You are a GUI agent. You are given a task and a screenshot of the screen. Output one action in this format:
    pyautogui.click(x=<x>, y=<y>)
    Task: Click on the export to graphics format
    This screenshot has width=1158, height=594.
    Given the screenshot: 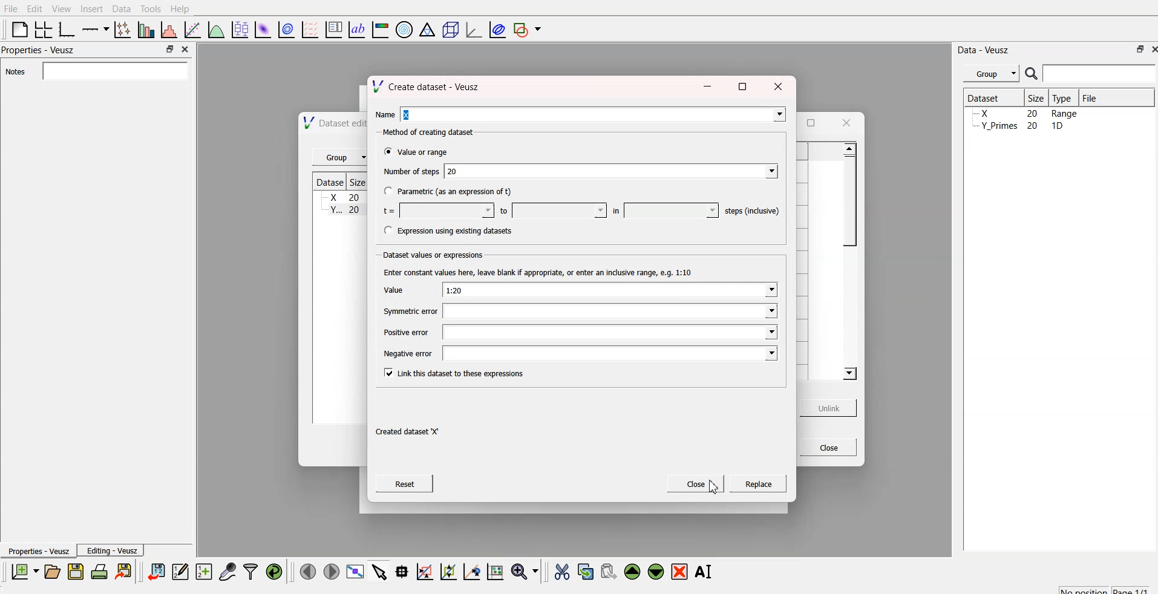 What is the action you would take?
    pyautogui.click(x=126, y=571)
    